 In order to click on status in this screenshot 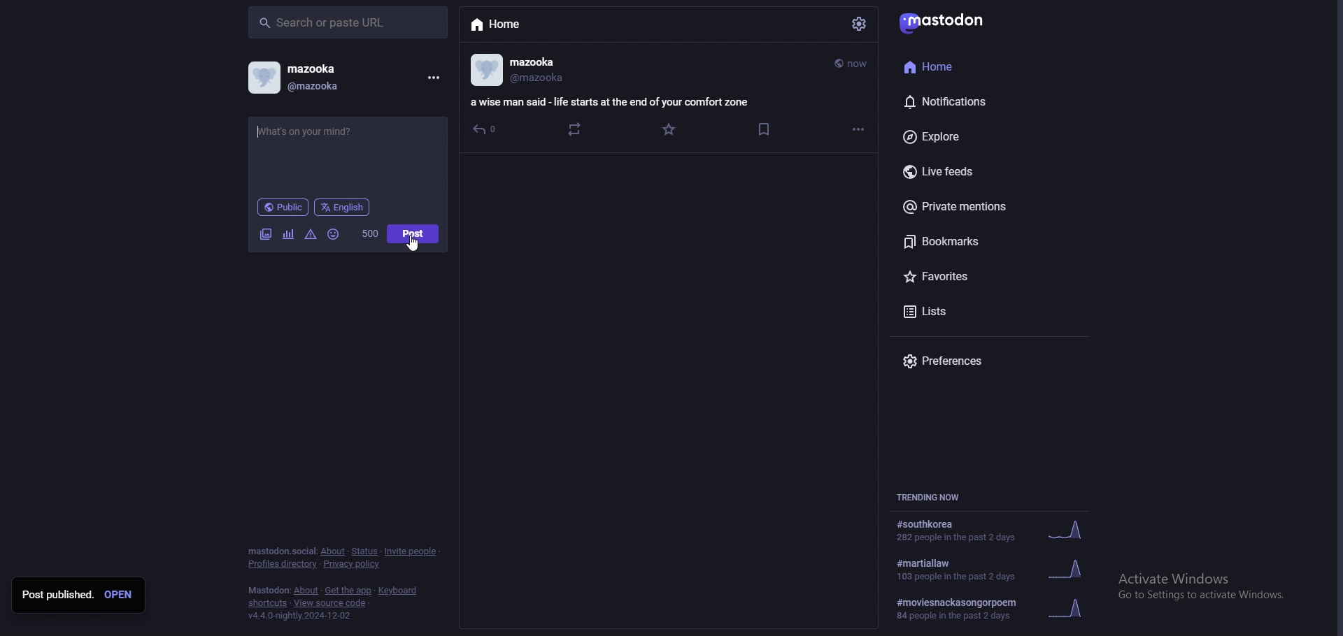, I will do `click(364, 551)`.